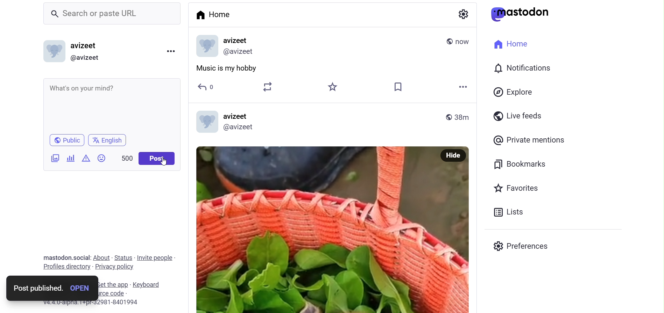 This screenshot has width=664, height=313. Describe the element at coordinates (528, 140) in the screenshot. I see `private Mentions` at that location.